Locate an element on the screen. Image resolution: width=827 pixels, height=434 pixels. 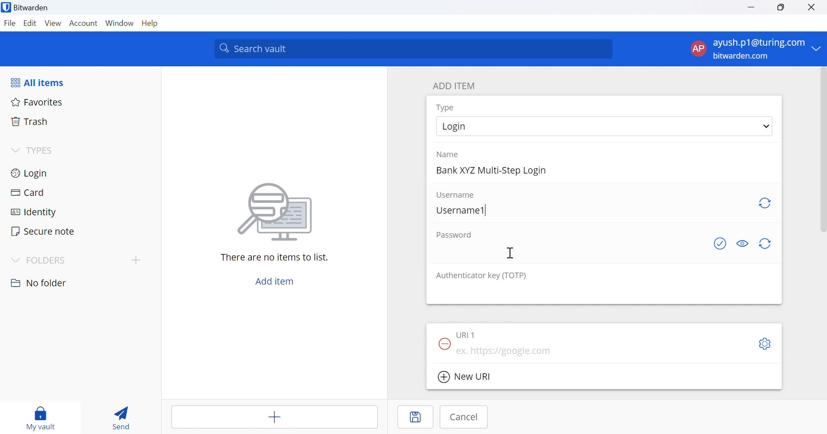
Username is located at coordinates (456, 195).